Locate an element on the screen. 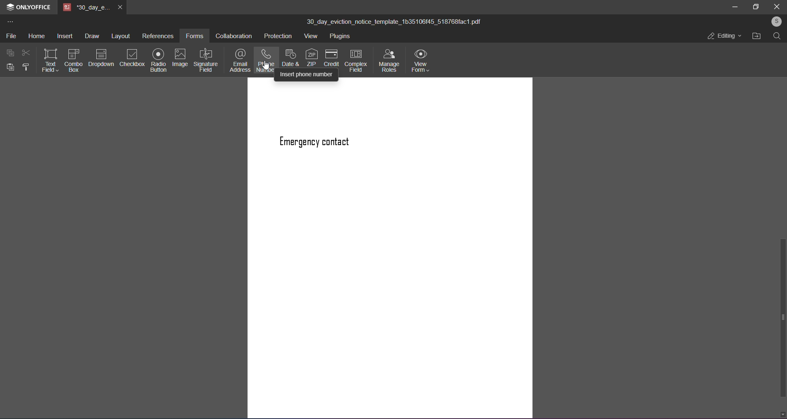  open file location is located at coordinates (756, 36).